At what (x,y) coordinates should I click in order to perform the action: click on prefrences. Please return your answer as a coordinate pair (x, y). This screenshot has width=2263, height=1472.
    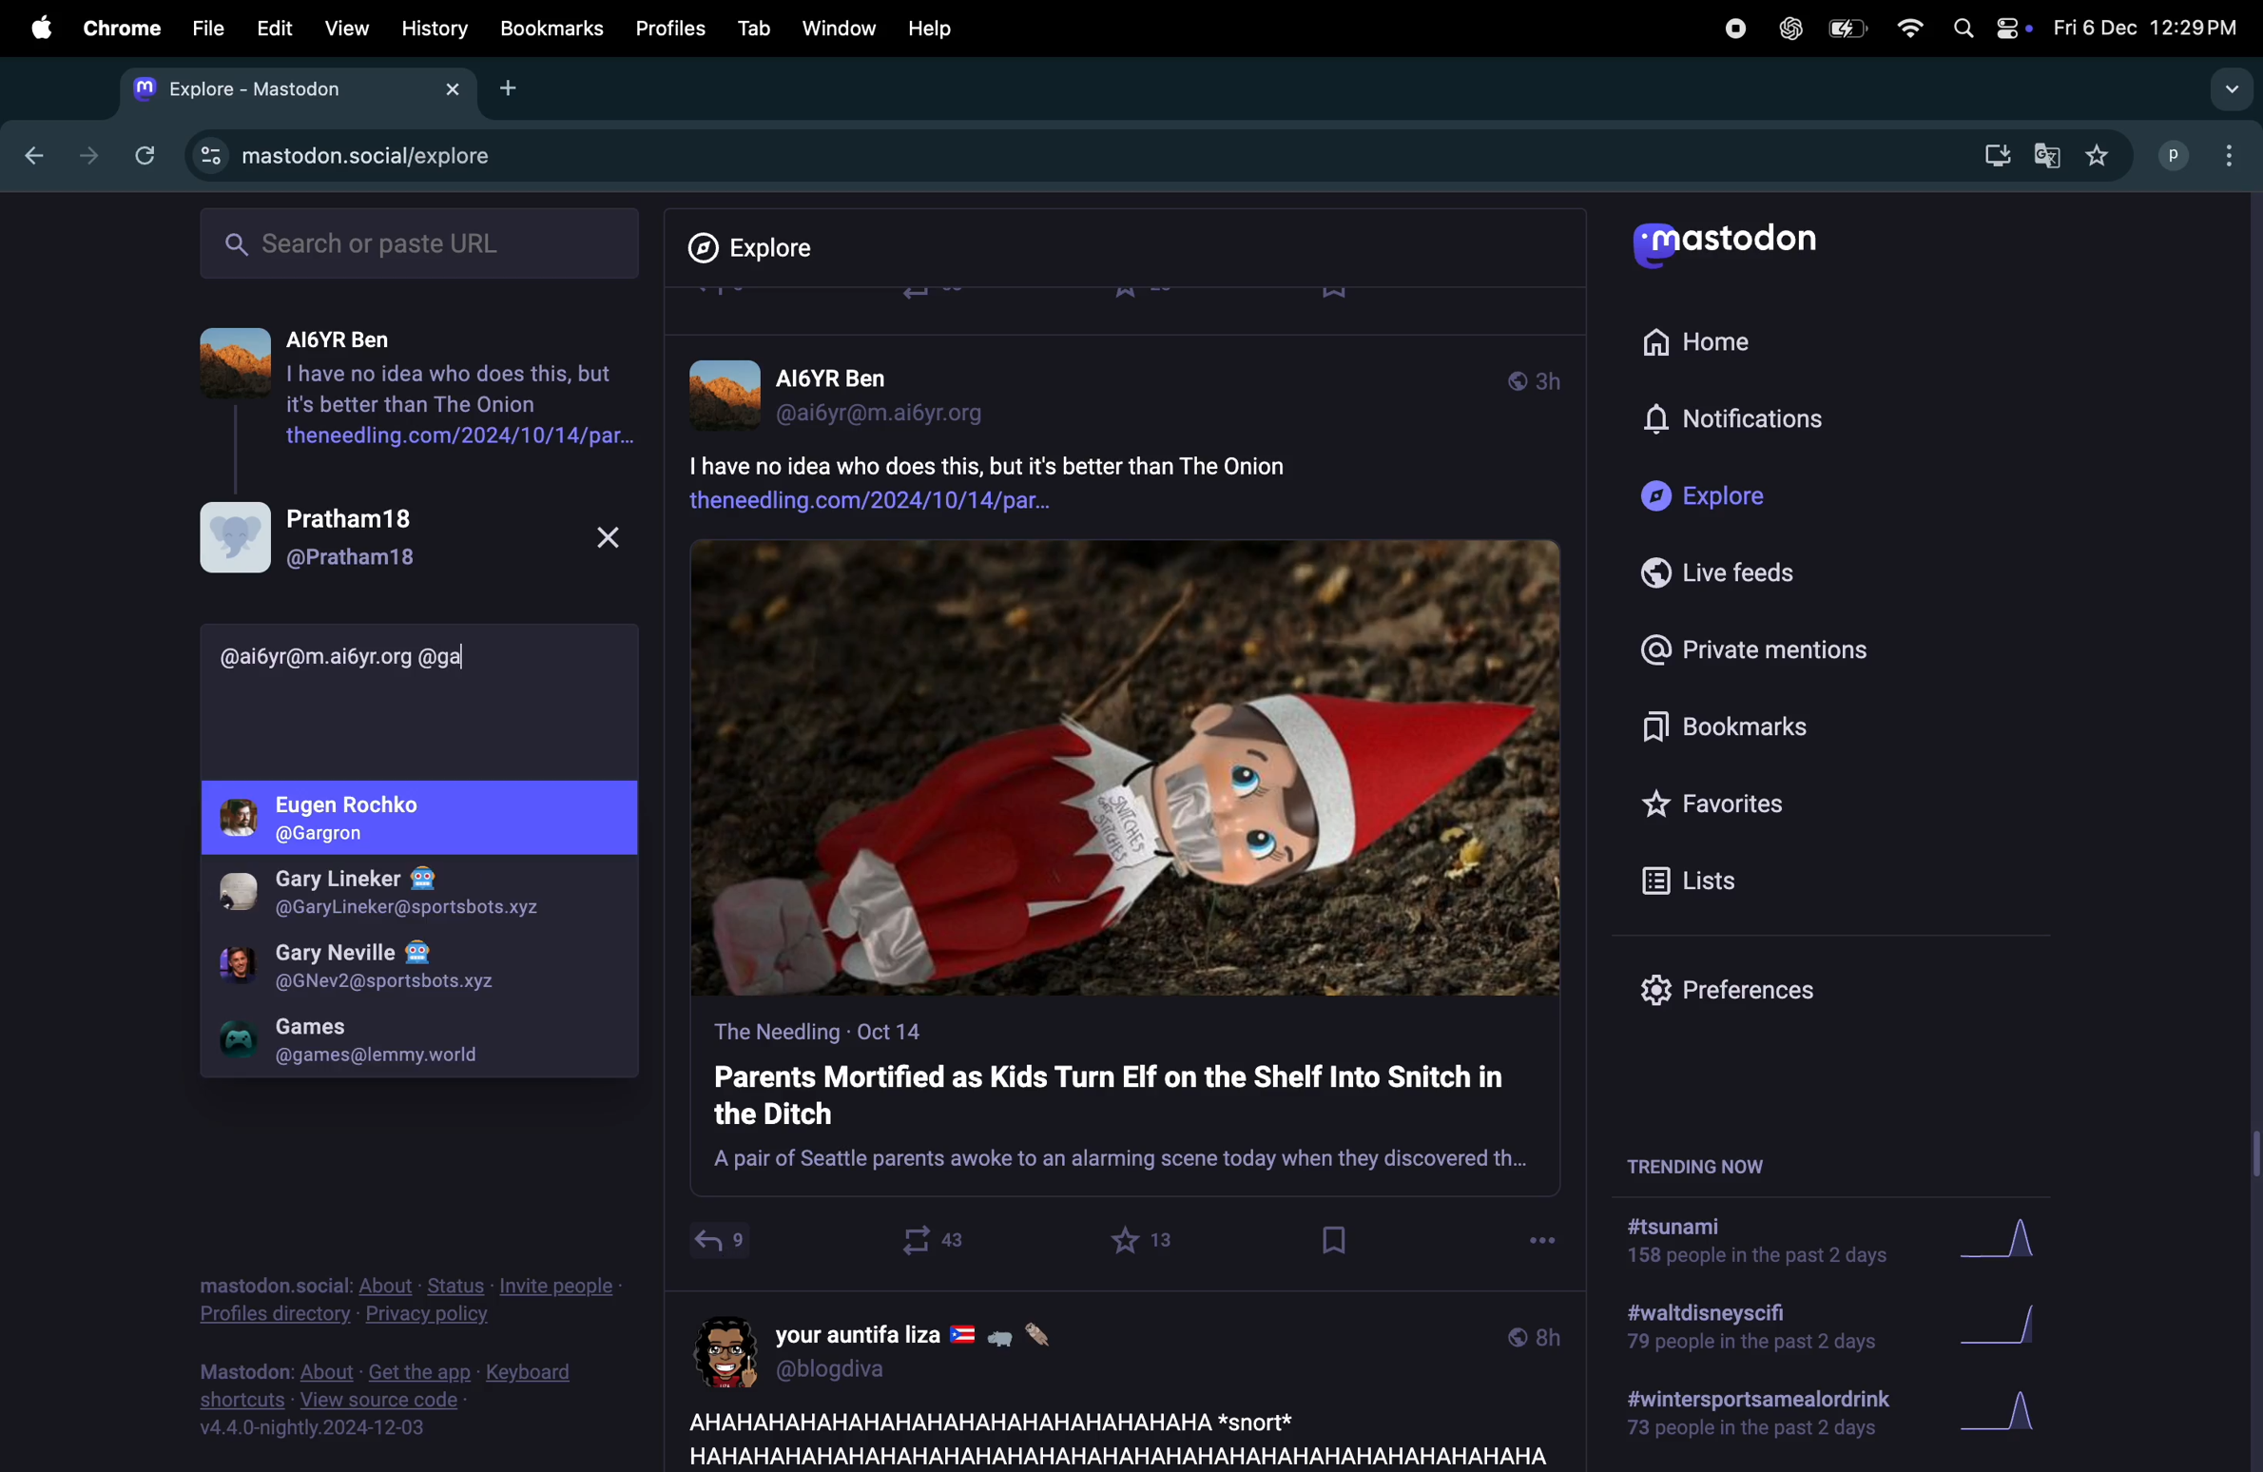
    Looking at the image, I should click on (1743, 995).